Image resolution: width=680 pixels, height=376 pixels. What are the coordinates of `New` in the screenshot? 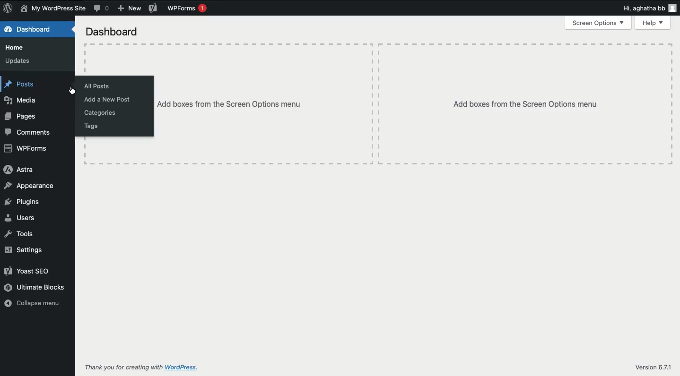 It's located at (131, 9).